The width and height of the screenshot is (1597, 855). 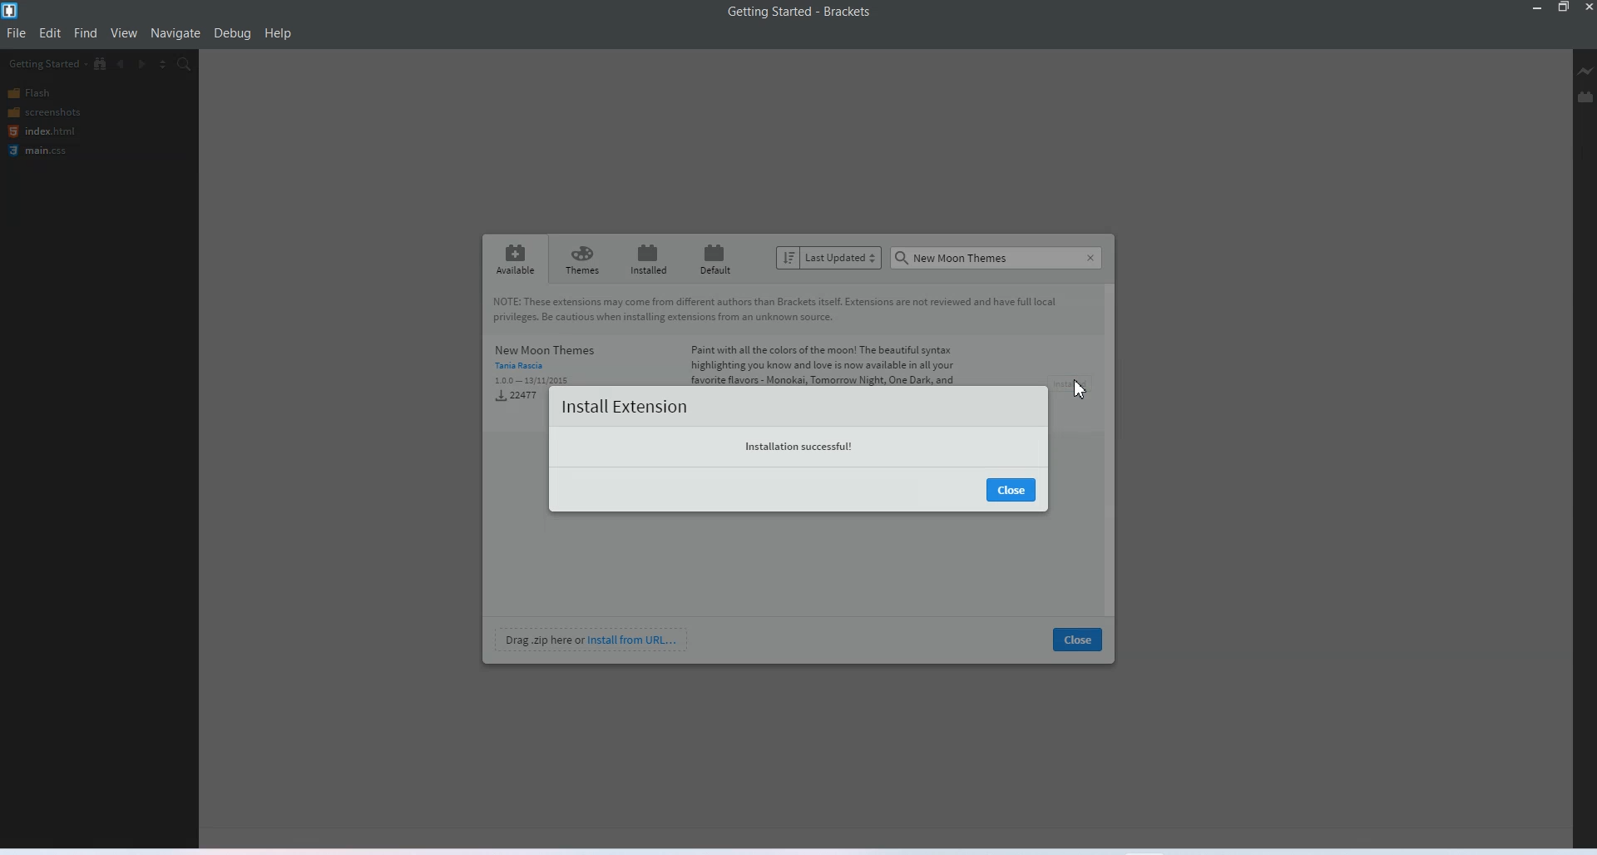 What do you see at coordinates (581, 259) in the screenshot?
I see `Themes` at bounding box center [581, 259].